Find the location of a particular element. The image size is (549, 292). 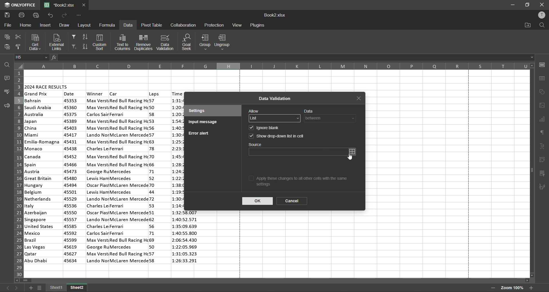

filename is located at coordinates (275, 16).